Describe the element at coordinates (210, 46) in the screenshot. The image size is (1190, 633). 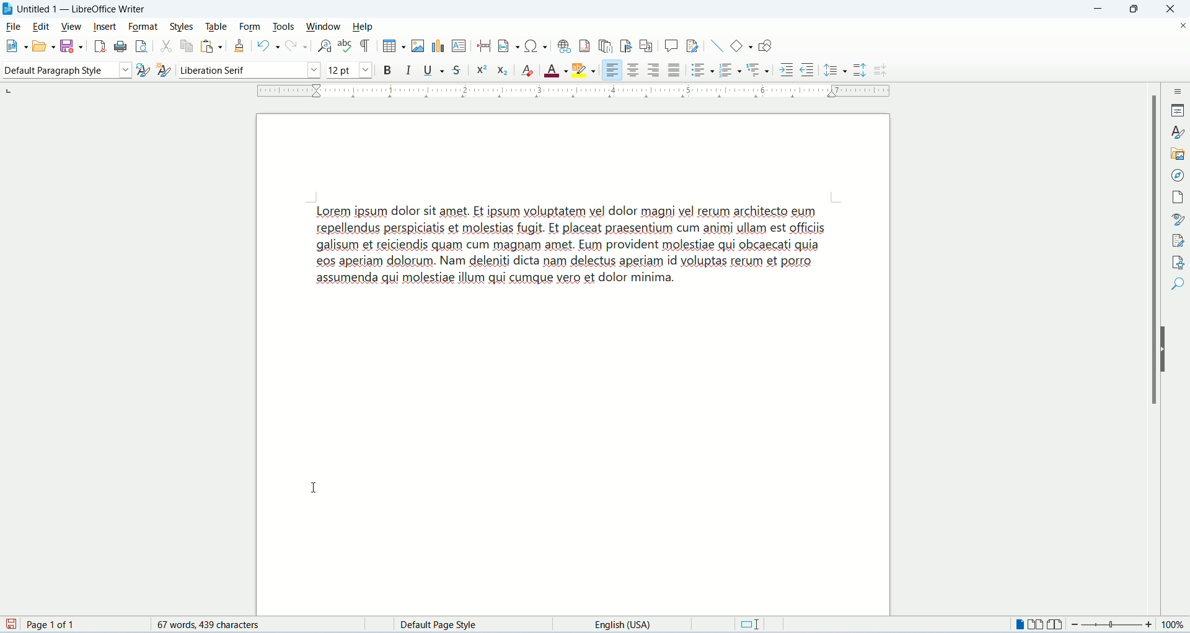
I see `paste` at that location.